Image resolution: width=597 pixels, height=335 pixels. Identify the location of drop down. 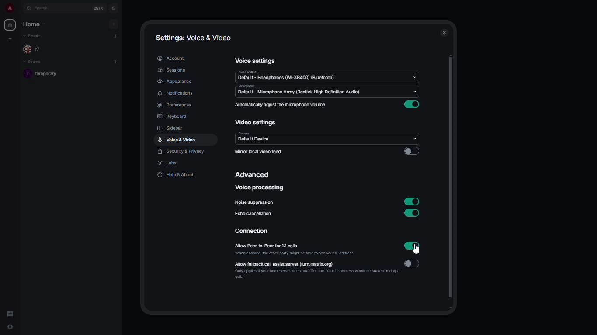
(414, 75).